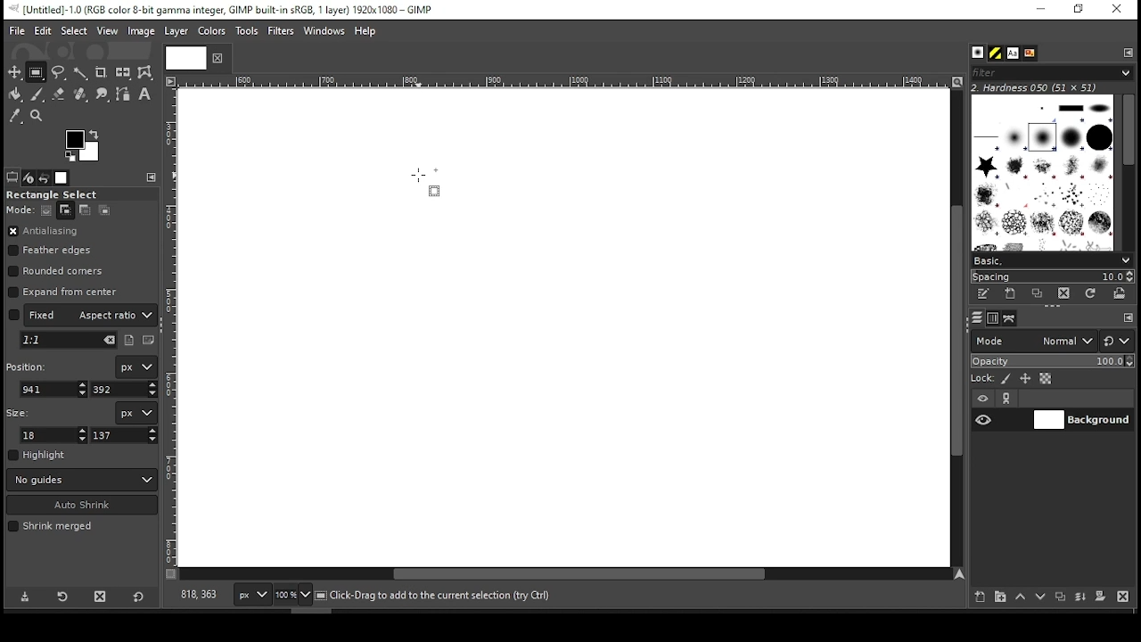 Image resolution: width=1141 pixels, height=642 pixels. What do you see at coordinates (976, 595) in the screenshot?
I see `new layer` at bounding box center [976, 595].